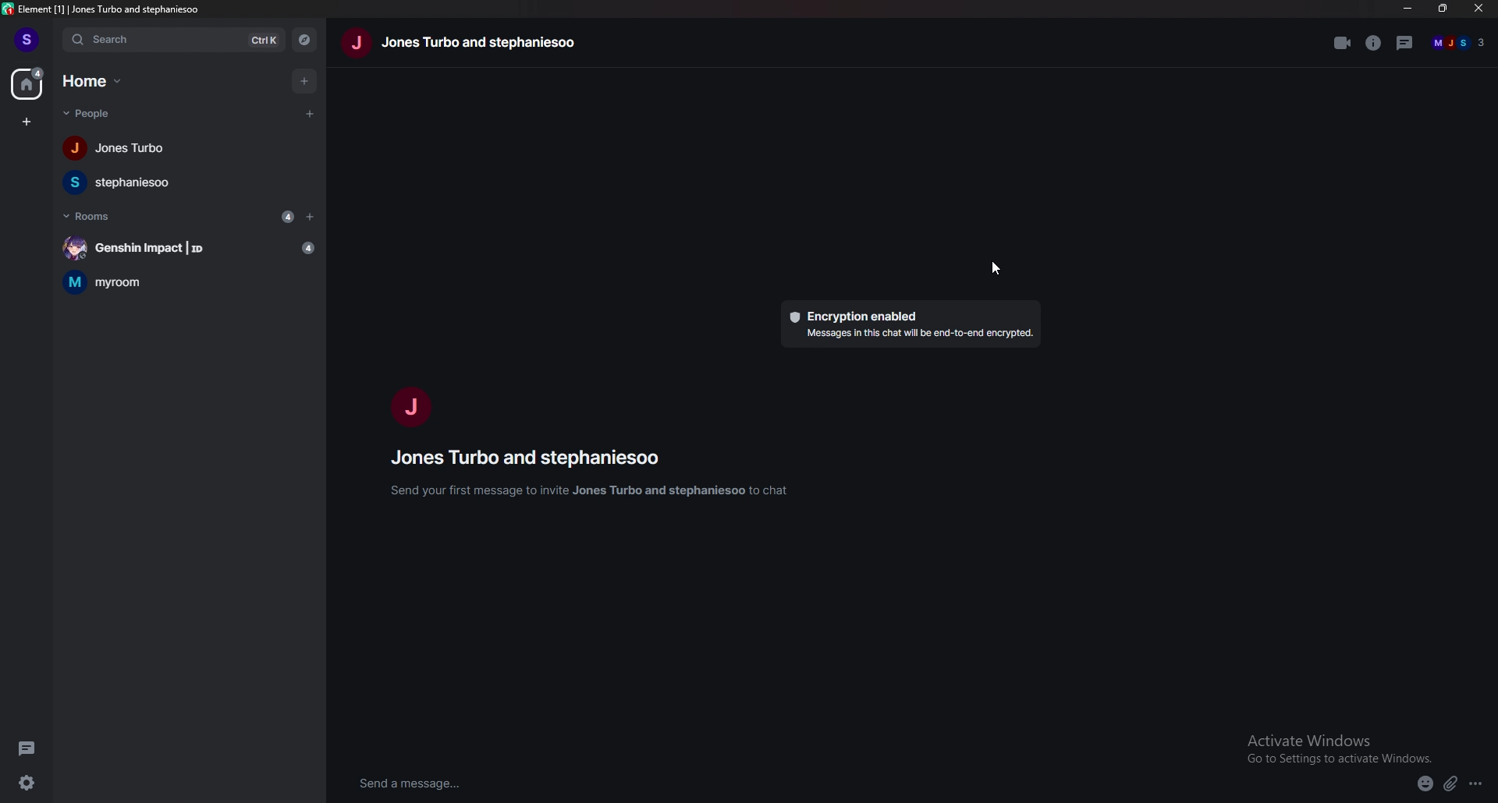 The height and width of the screenshot is (803, 1498). Describe the element at coordinates (1443, 8) in the screenshot. I see `resize` at that location.